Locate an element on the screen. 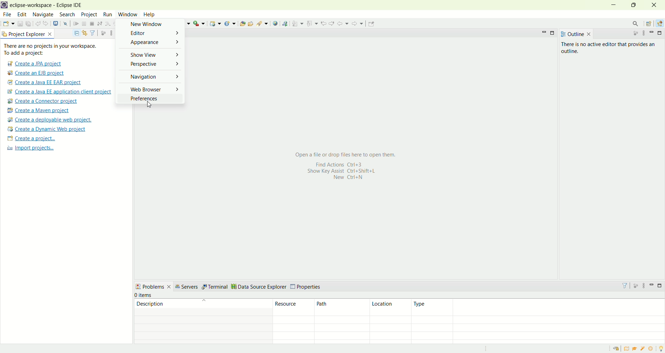 This screenshot has width=665, height=353. restore welcome is located at coordinates (618, 349).